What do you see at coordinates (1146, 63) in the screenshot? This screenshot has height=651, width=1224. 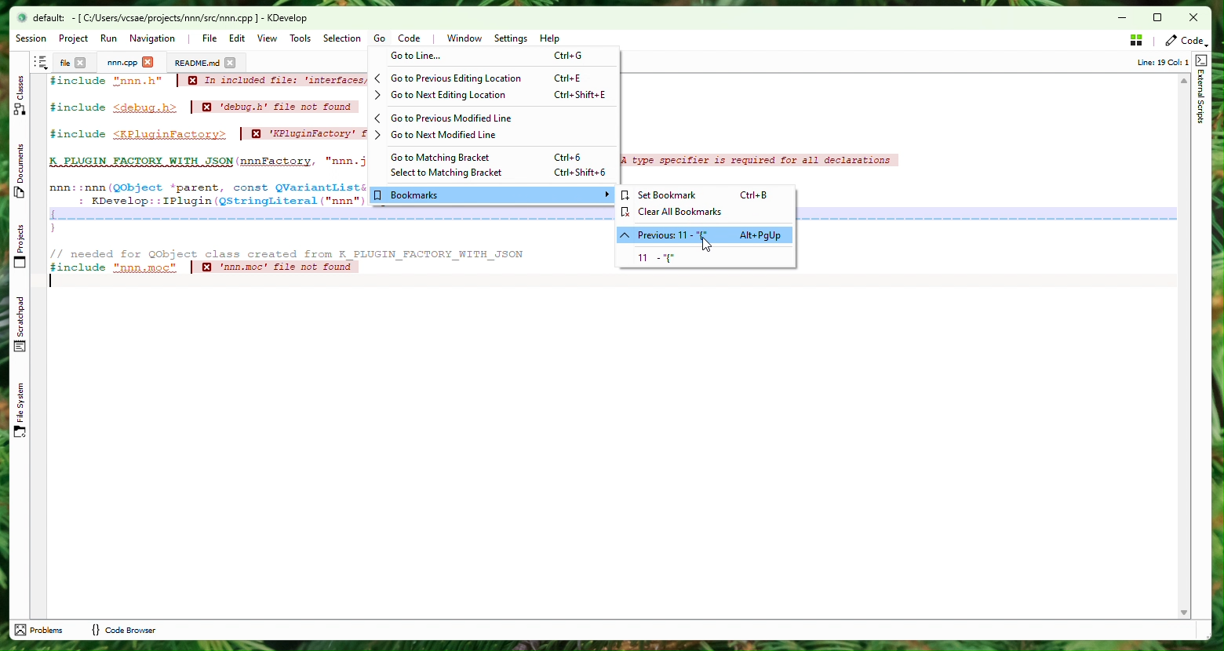 I see `` at bounding box center [1146, 63].